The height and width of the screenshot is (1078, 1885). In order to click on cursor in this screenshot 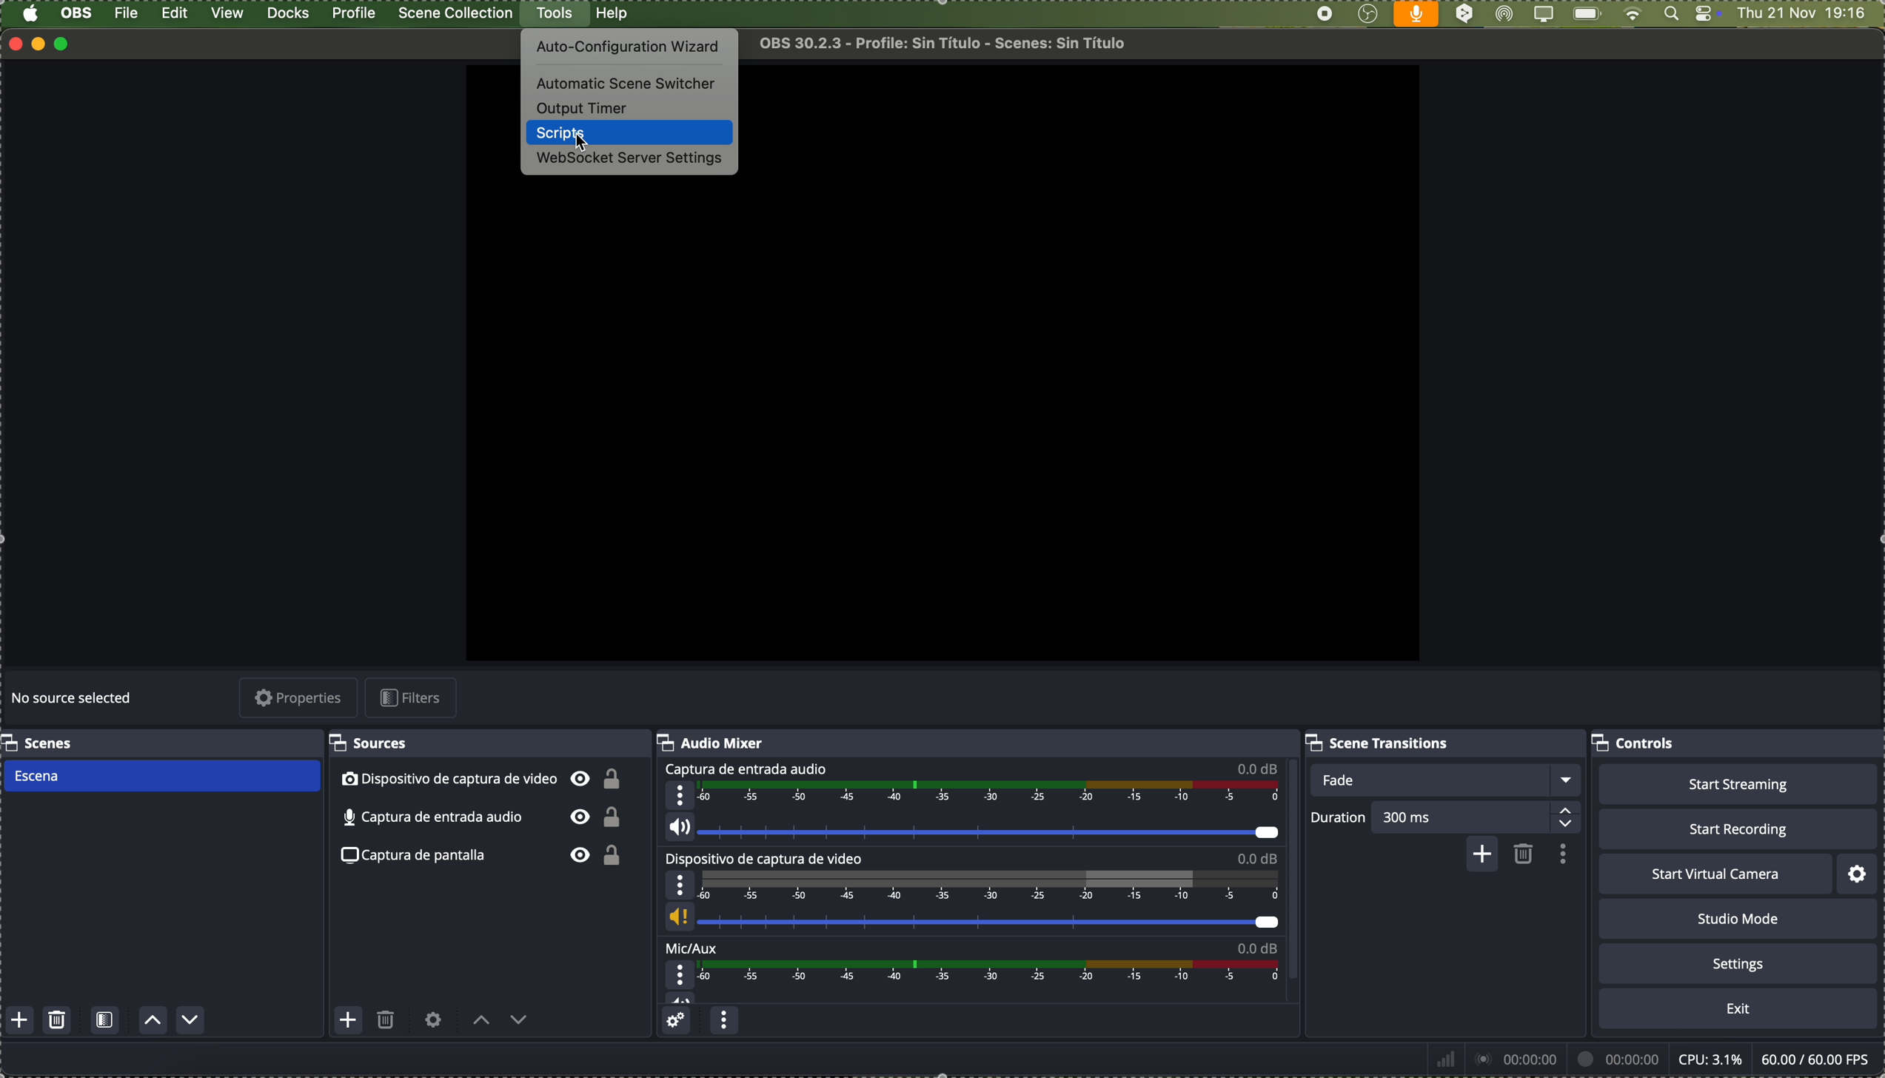, I will do `click(586, 142)`.